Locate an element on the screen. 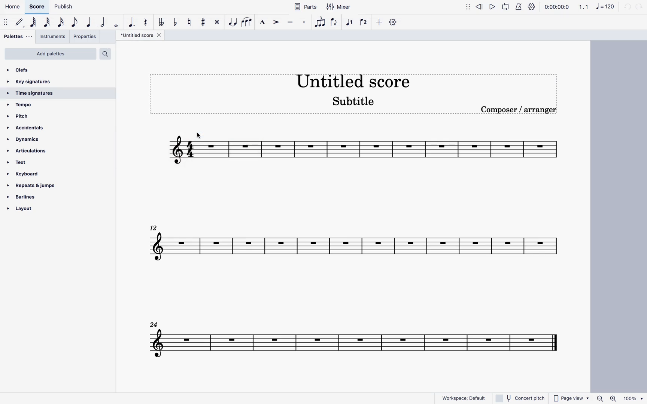 This screenshot has width=647, height=404. composer / arranger is located at coordinates (521, 110).